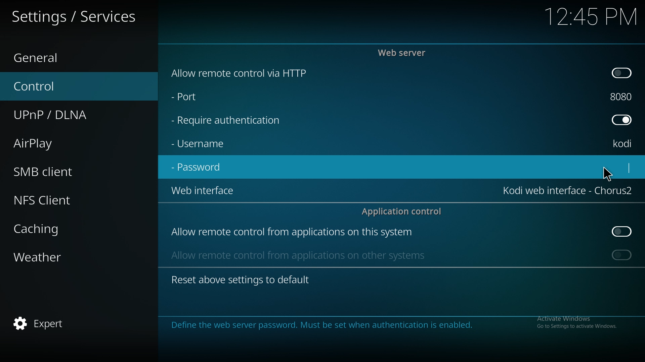 The image size is (645, 362). I want to click on reset above settings to default, so click(240, 279).